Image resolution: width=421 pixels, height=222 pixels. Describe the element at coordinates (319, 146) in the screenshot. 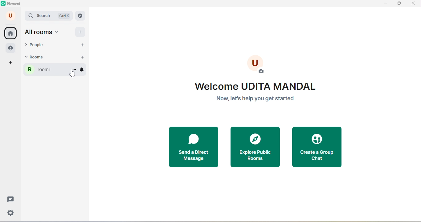

I see `create a group chat` at that location.